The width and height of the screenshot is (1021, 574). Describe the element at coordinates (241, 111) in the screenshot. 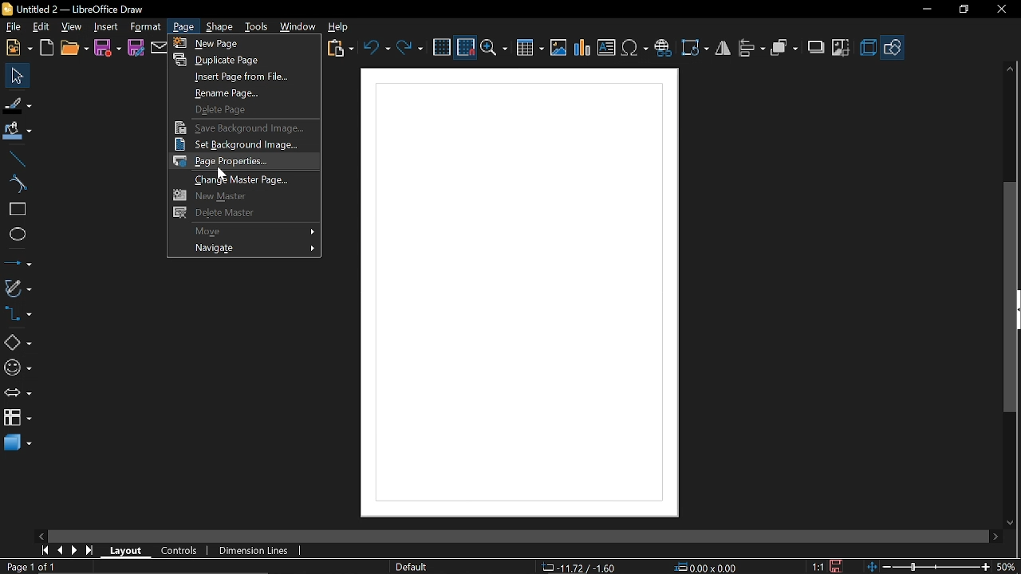

I see `Delete page` at that location.